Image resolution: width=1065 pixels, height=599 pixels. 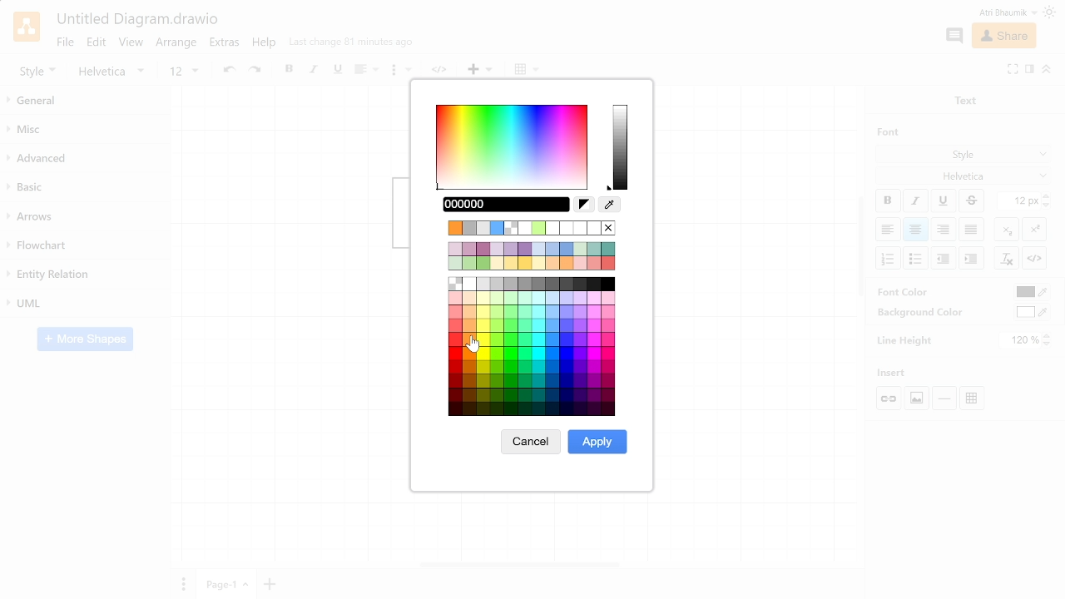 What do you see at coordinates (1049, 345) in the screenshot?
I see `Decrease line height` at bounding box center [1049, 345].